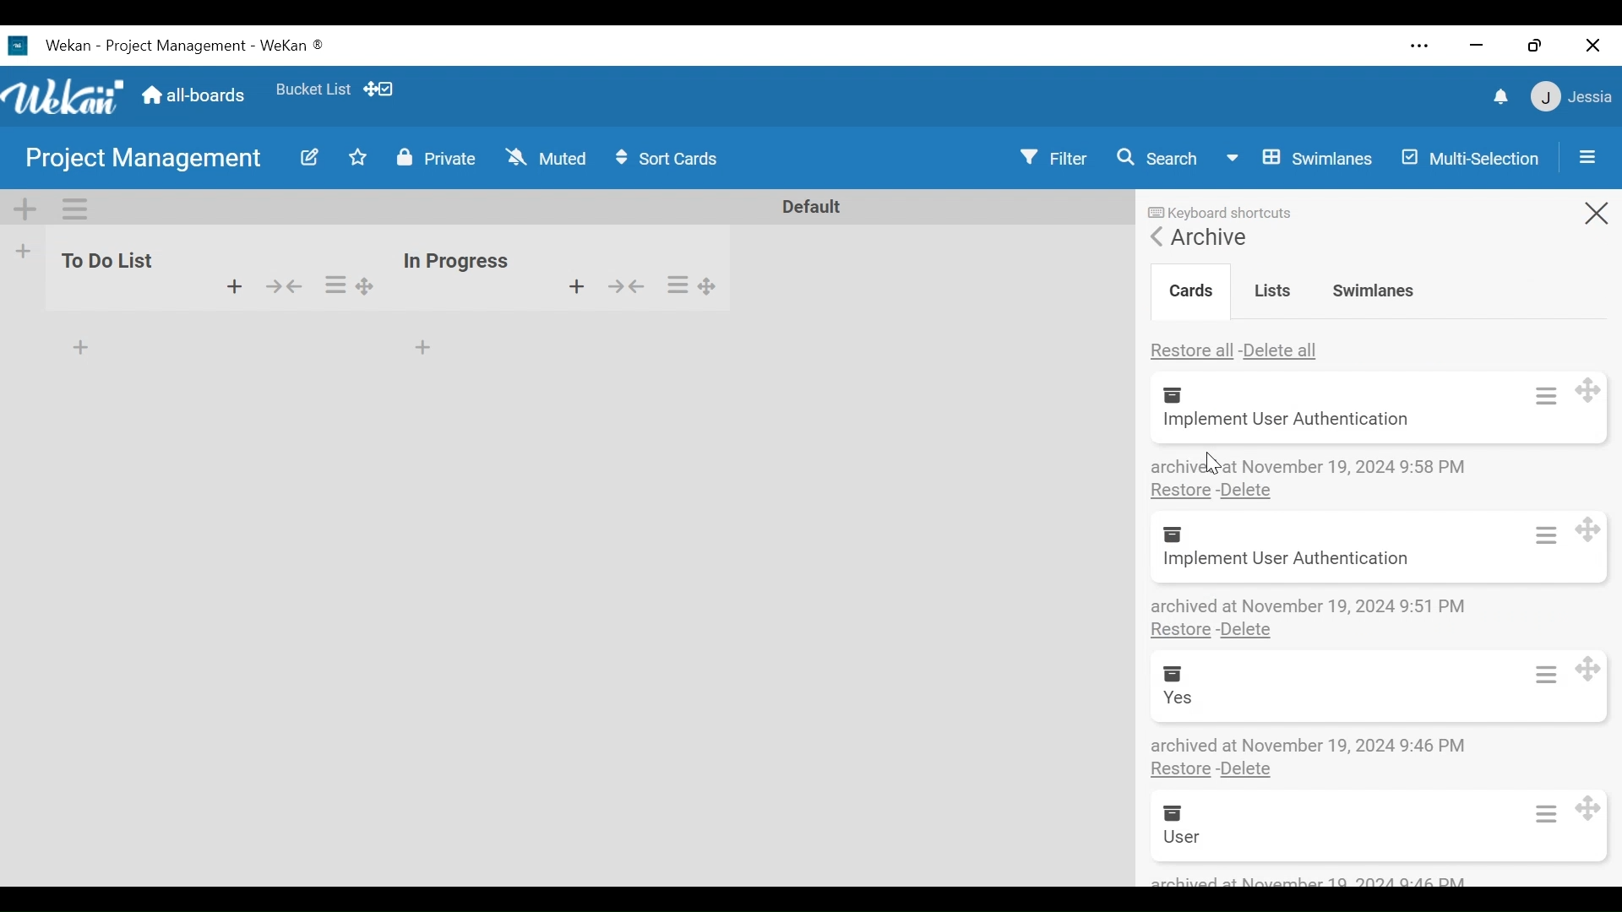 This screenshot has width=1622, height=912. Describe the element at coordinates (1213, 238) in the screenshot. I see `Archive` at that location.